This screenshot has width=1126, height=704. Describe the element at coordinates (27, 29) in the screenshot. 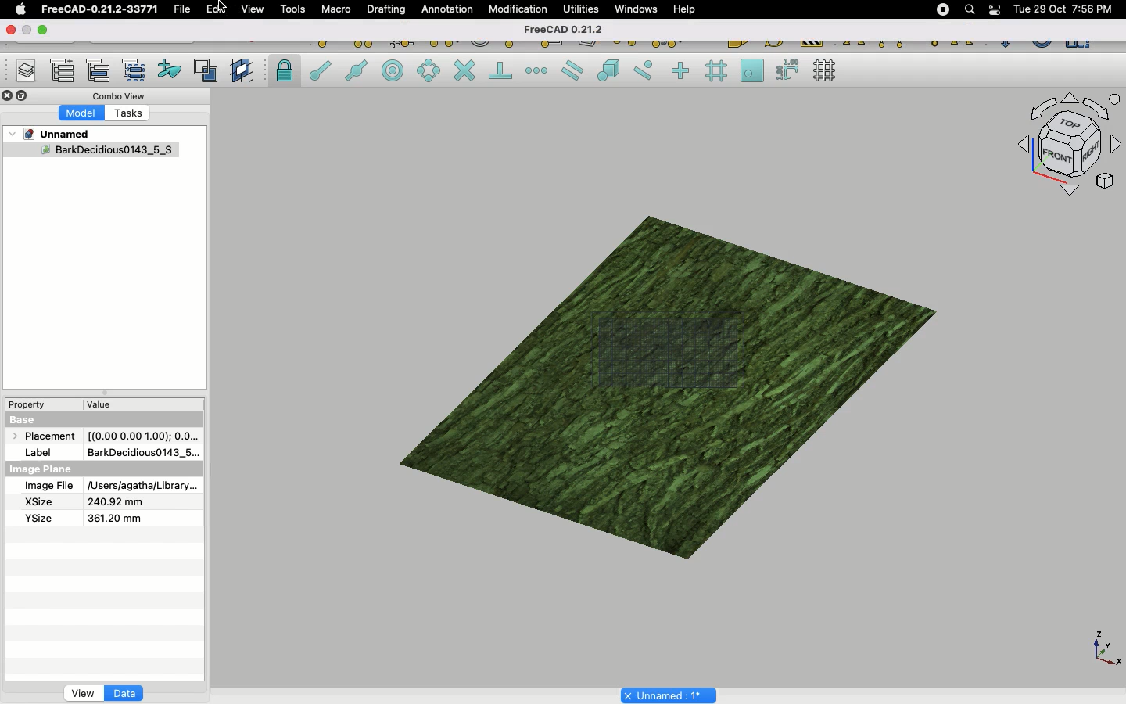

I see `minimise` at that location.